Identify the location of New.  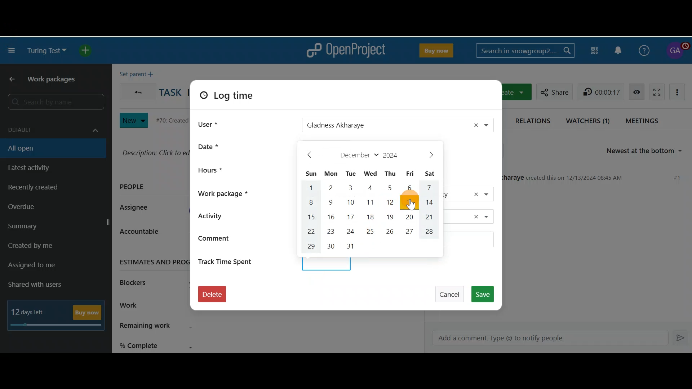
(134, 119).